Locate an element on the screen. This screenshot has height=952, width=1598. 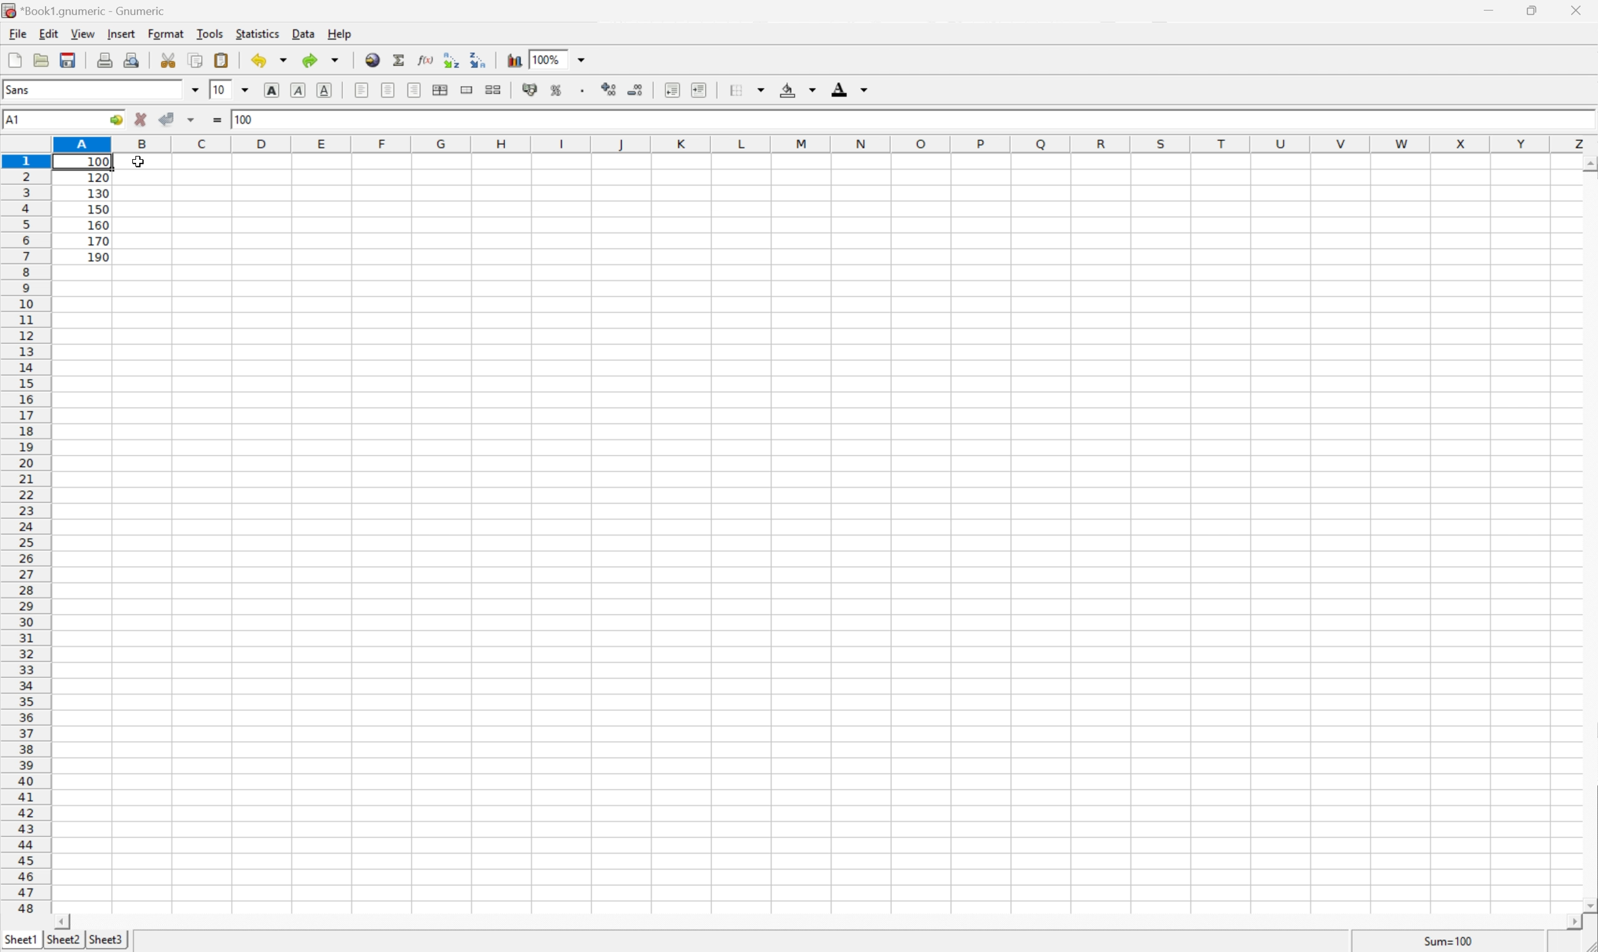
Edit function in current cell is located at coordinates (425, 60).